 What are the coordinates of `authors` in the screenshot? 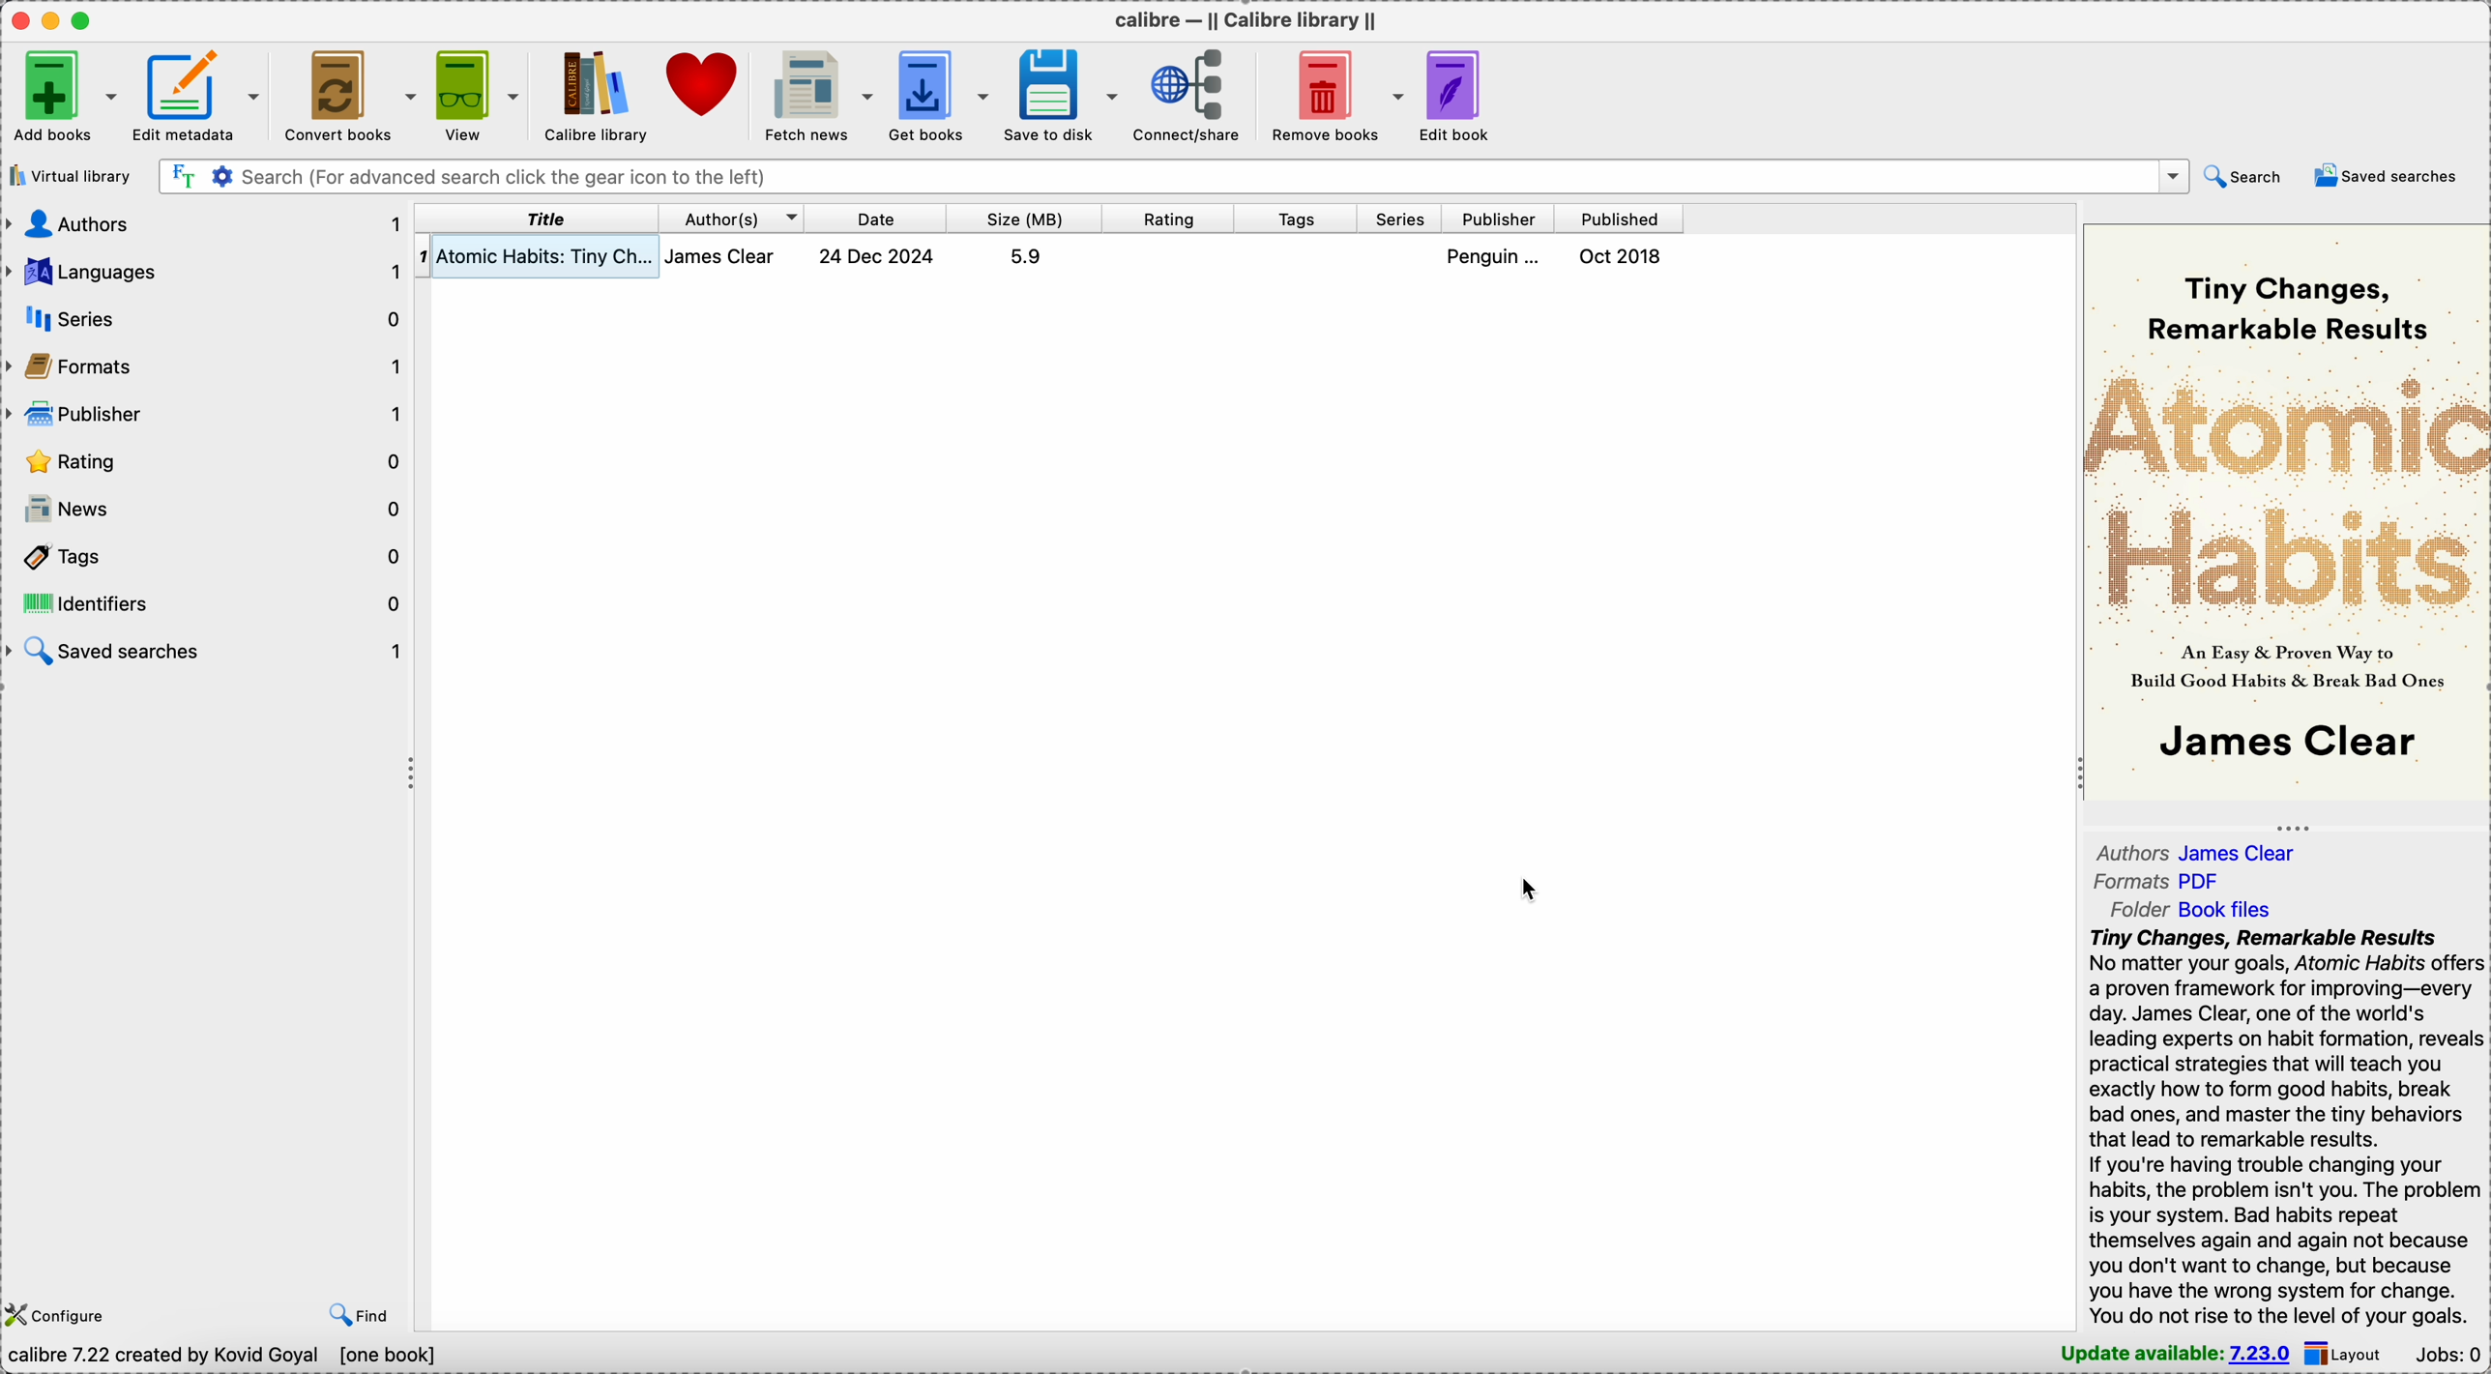 It's located at (206, 222).